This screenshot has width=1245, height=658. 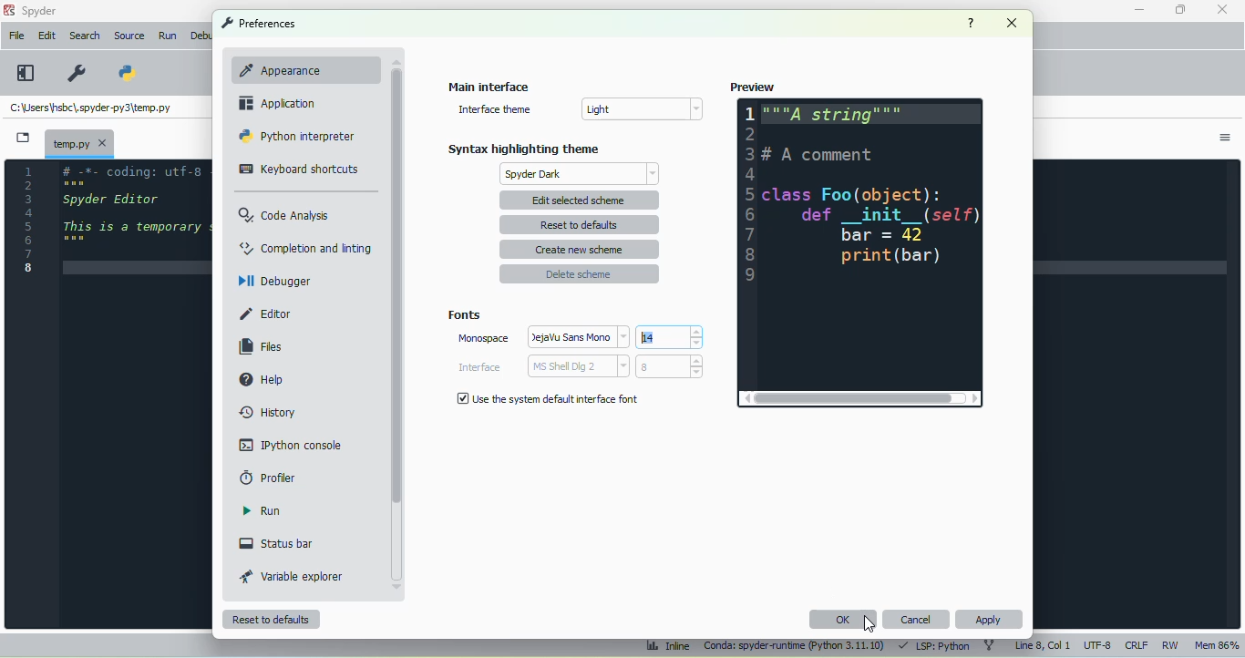 I want to click on maximize current pane, so click(x=26, y=73).